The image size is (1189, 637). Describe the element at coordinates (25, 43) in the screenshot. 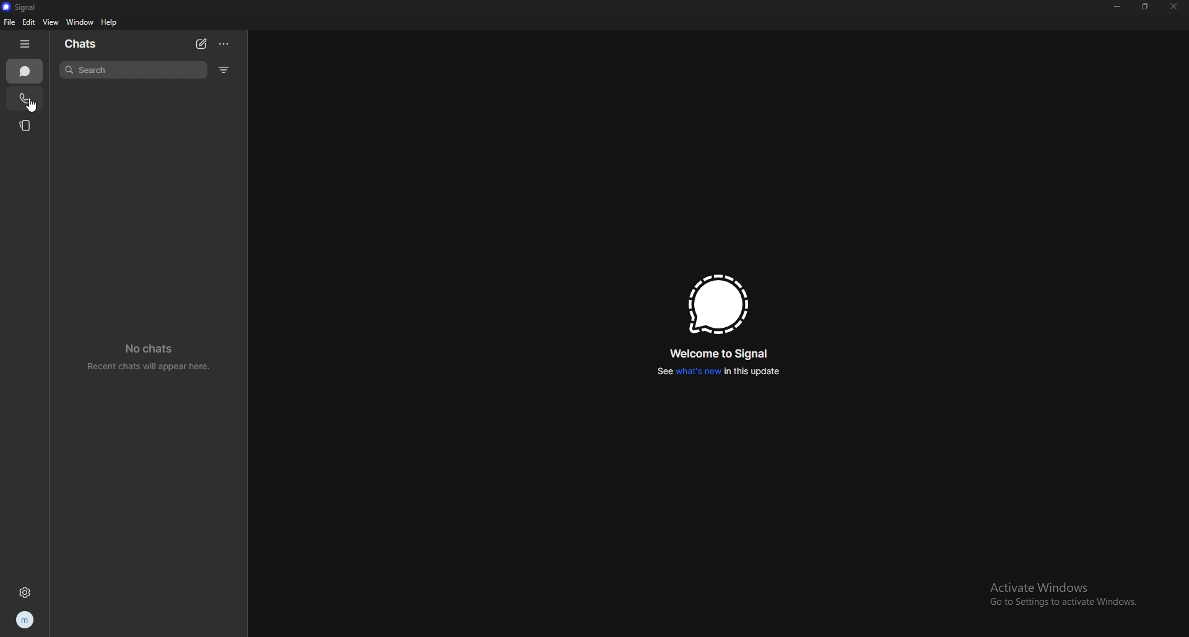

I see `hide tab` at that location.